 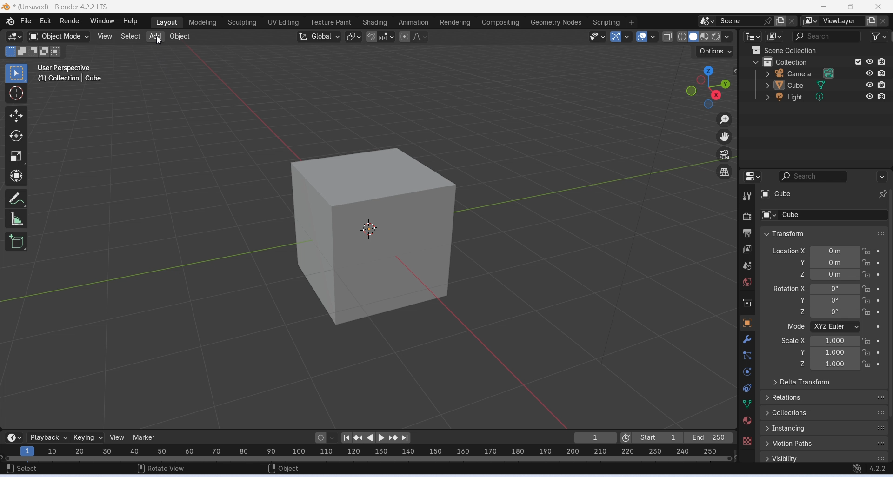 I want to click on Scripting, so click(x=606, y=22).